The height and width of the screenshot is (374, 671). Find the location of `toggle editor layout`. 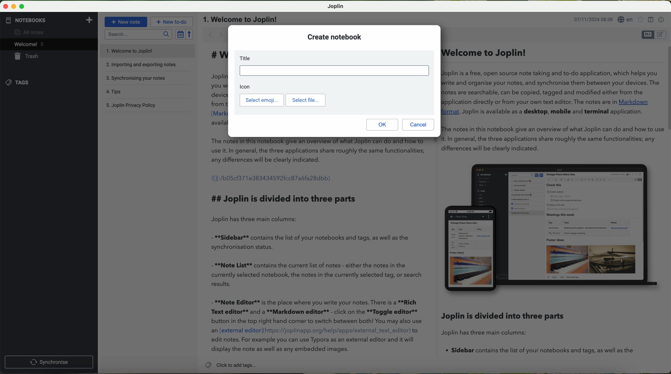

toggle editor layout is located at coordinates (650, 20).